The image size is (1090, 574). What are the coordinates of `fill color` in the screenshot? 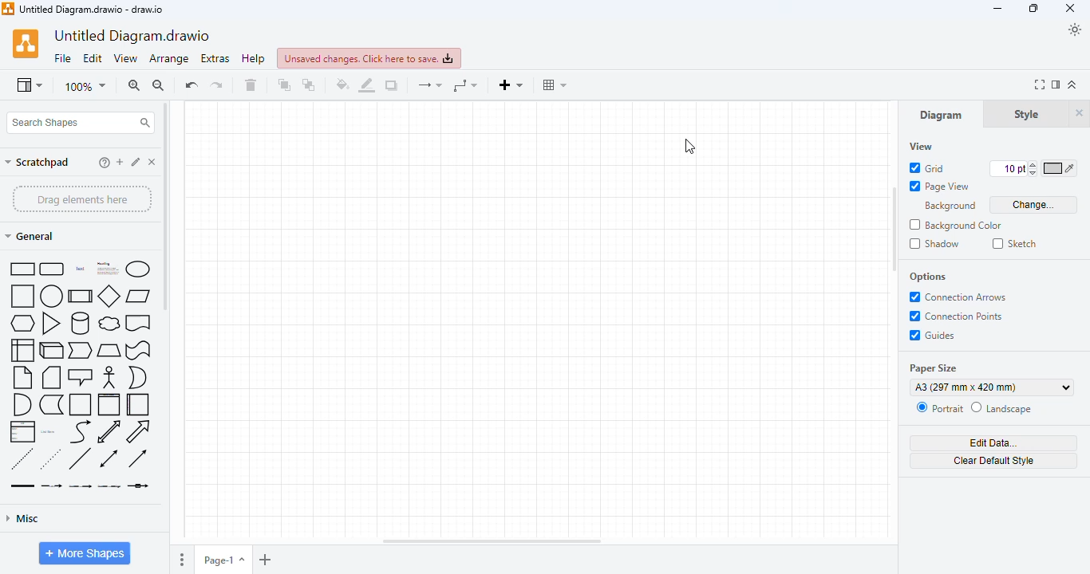 It's located at (342, 84).